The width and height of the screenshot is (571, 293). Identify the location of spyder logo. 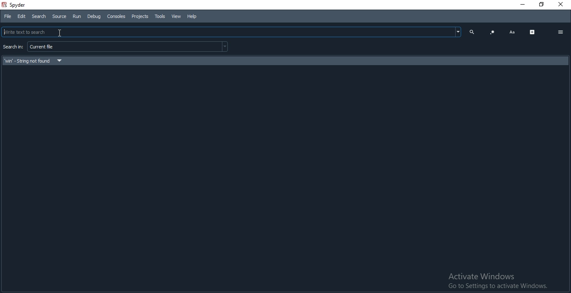
(4, 4).